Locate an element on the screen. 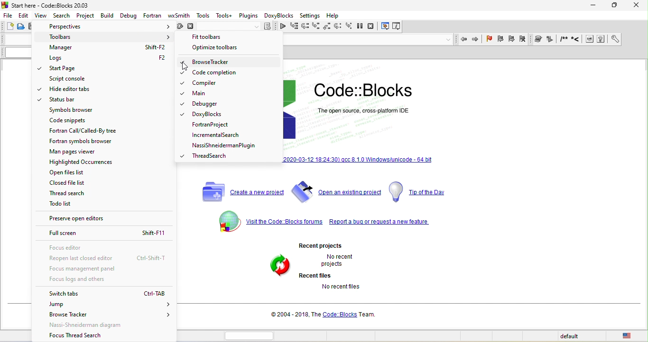 The width and height of the screenshot is (648, 342). focus thread search is located at coordinates (91, 336).